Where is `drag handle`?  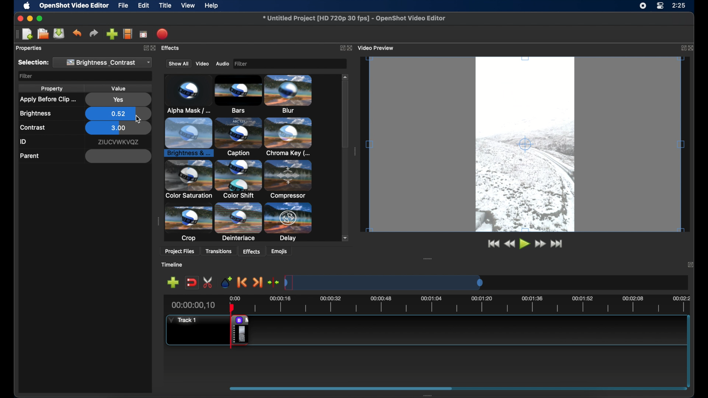
drag handle is located at coordinates (355, 151).